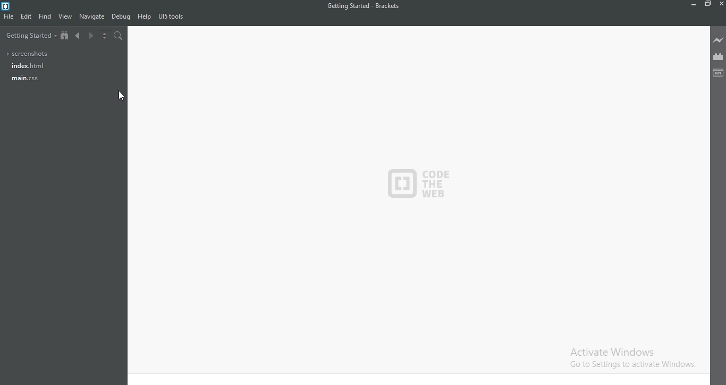  Describe the element at coordinates (27, 18) in the screenshot. I see `Edit` at that location.